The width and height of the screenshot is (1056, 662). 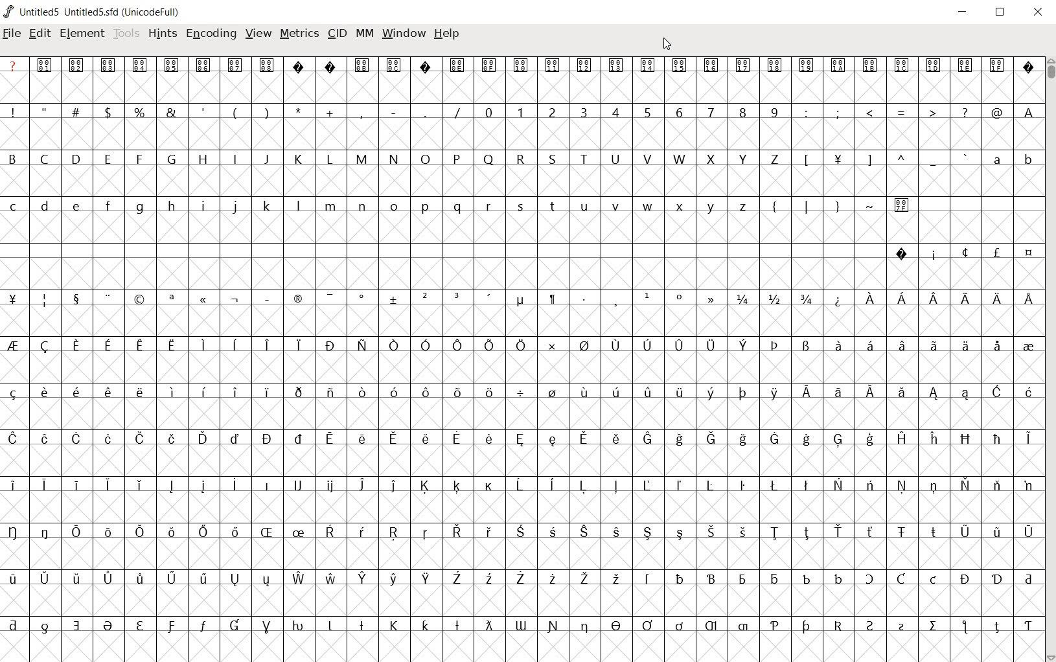 What do you see at coordinates (774, 578) in the screenshot?
I see `Symbol` at bounding box center [774, 578].